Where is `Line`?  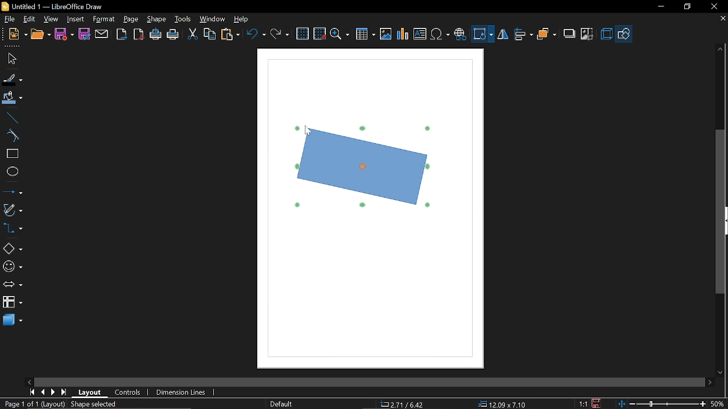 Line is located at coordinates (11, 118).